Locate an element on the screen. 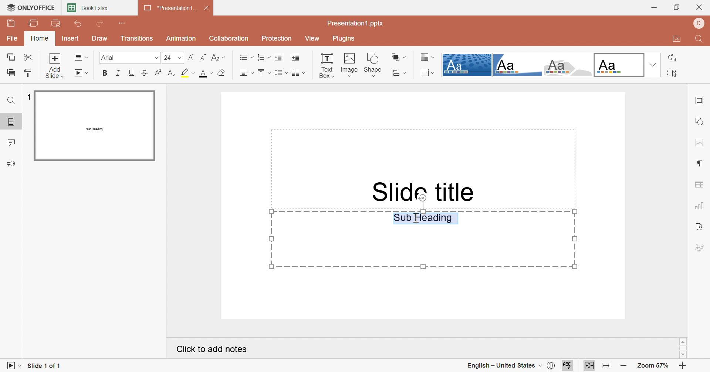 The height and width of the screenshot is (372, 710). Transitions is located at coordinates (137, 38).